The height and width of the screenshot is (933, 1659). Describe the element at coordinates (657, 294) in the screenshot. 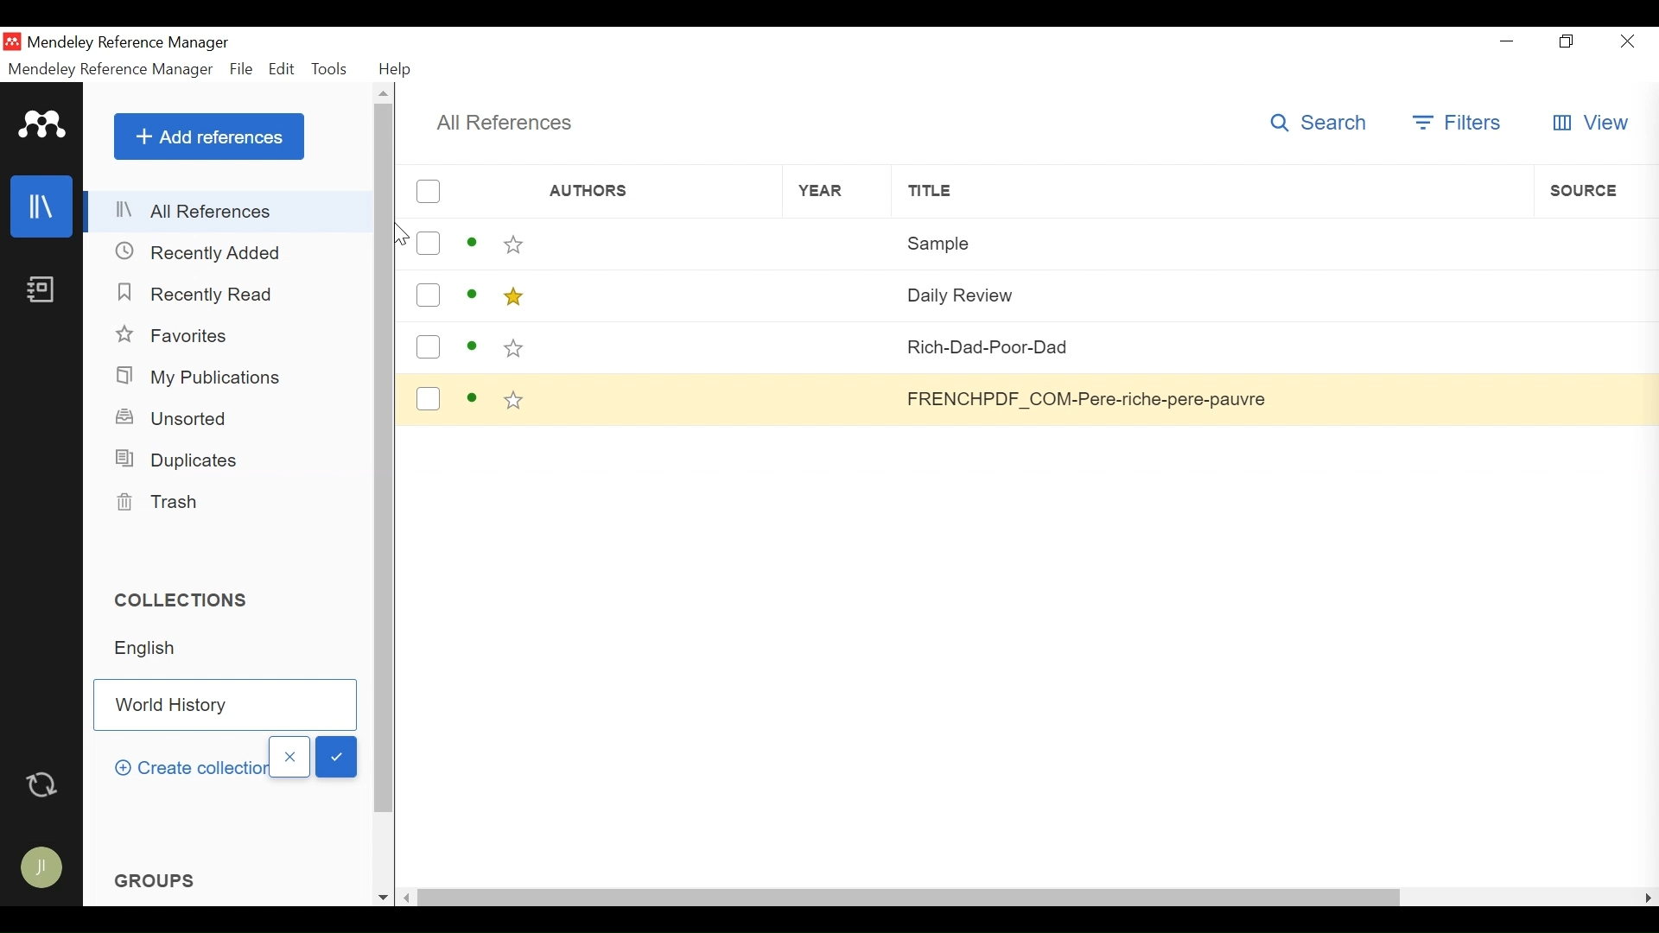

I see `Authors` at that location.